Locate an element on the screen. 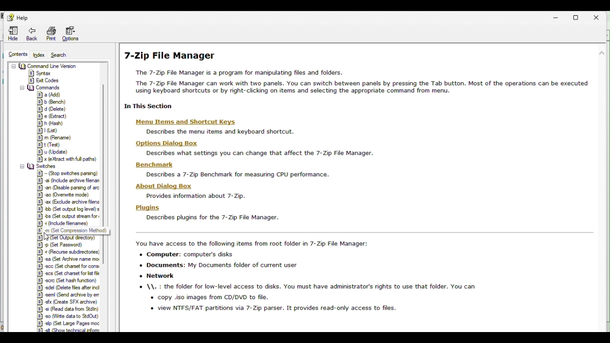  7 zip file manager help page is located at coordinates (360, 78).